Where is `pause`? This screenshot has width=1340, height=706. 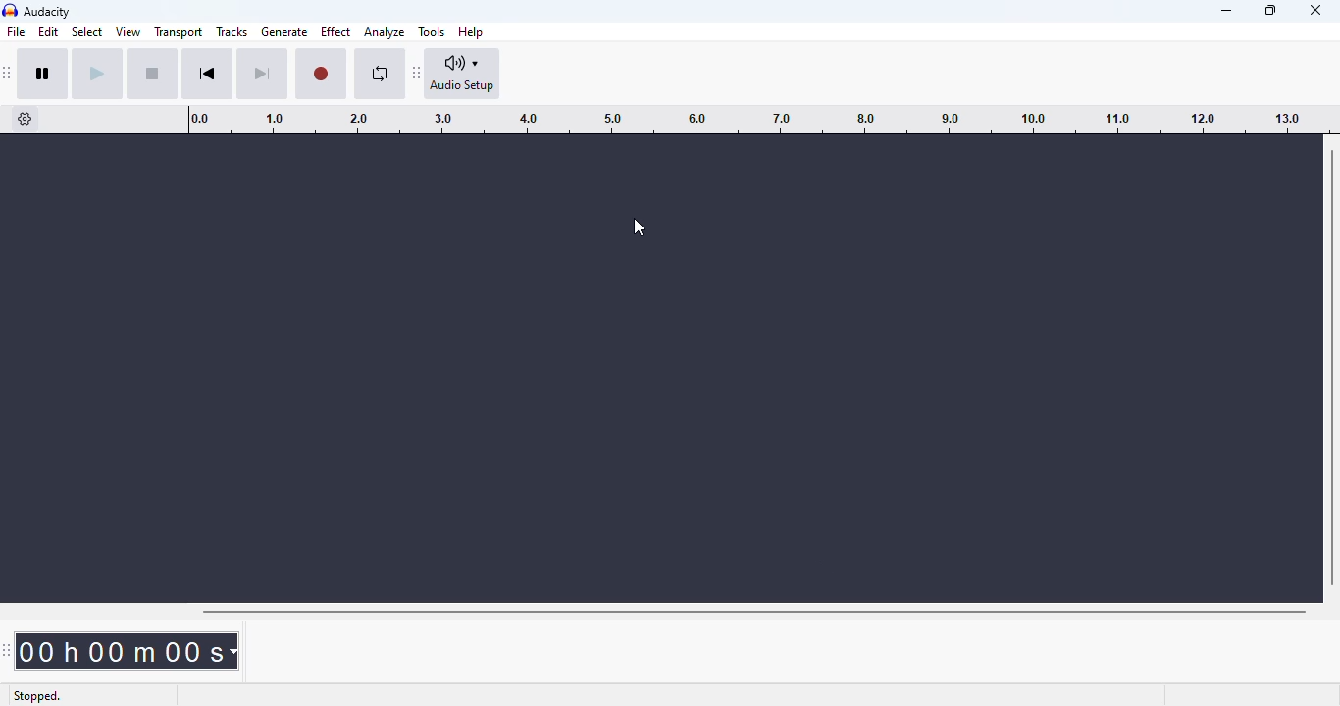
pause is located at coordinates (43, 74).